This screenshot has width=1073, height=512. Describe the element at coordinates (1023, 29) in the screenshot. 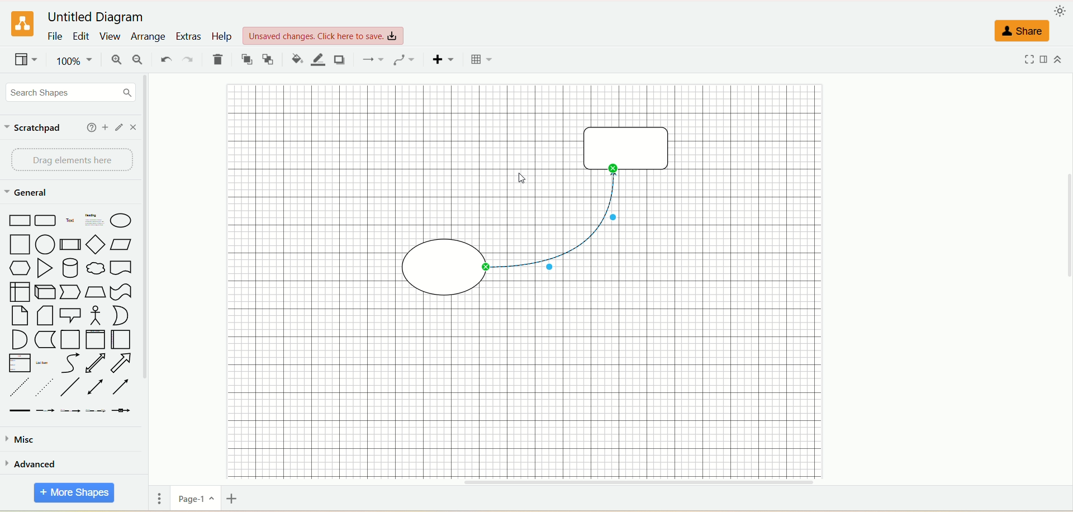

I see `share` at that location.